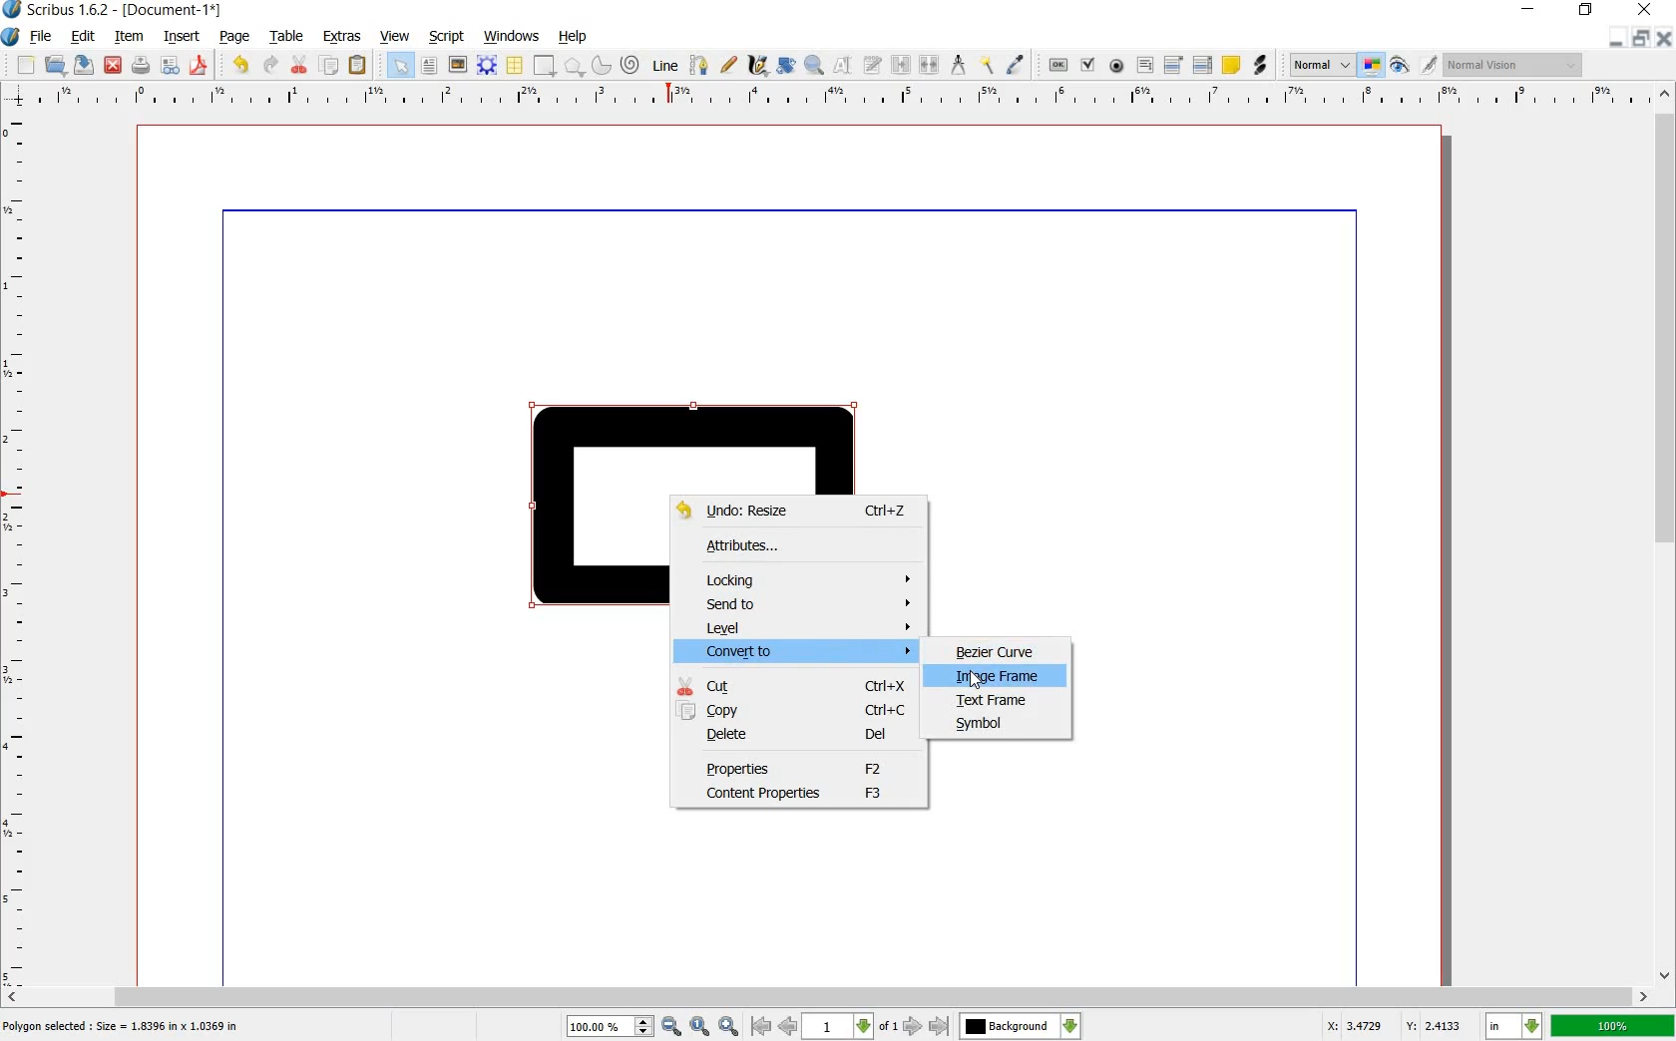 The image size is (1676, 1041). I want to click on redo, so click(270, 66).